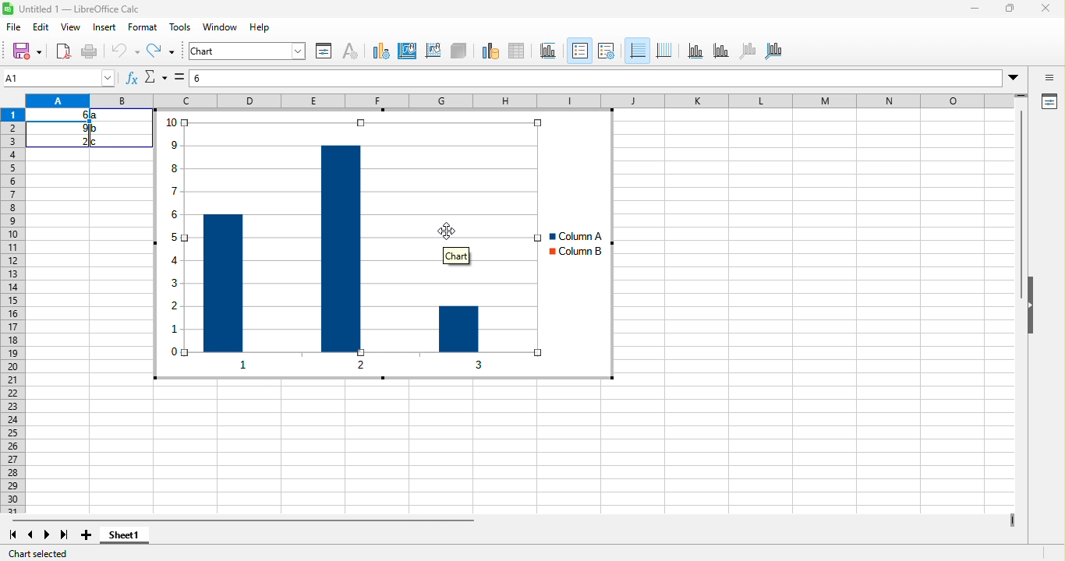  Describe the element at coordinates (76, 142) in the screenshot. I see `2` at that location.